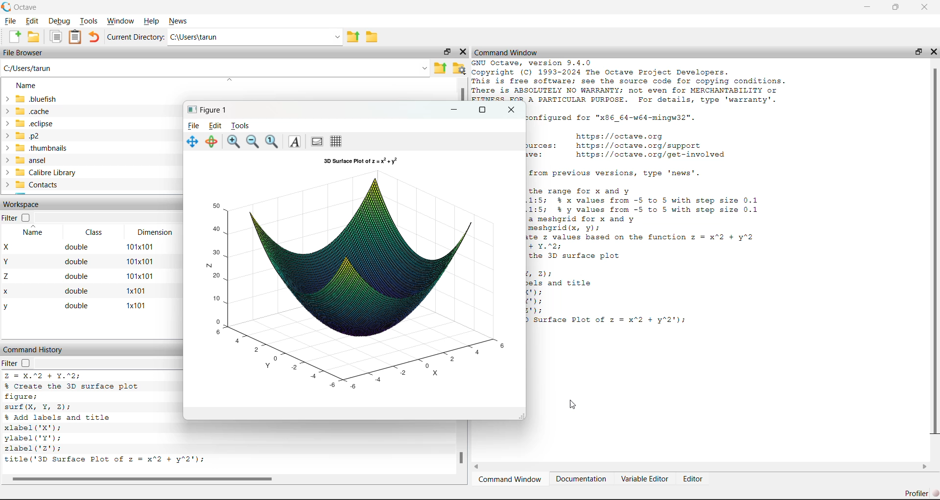 The width and height of the screenshot is (940, 500). Describe the element at coordinates (192, 142) in the screenshot. I see `Move` at that location.